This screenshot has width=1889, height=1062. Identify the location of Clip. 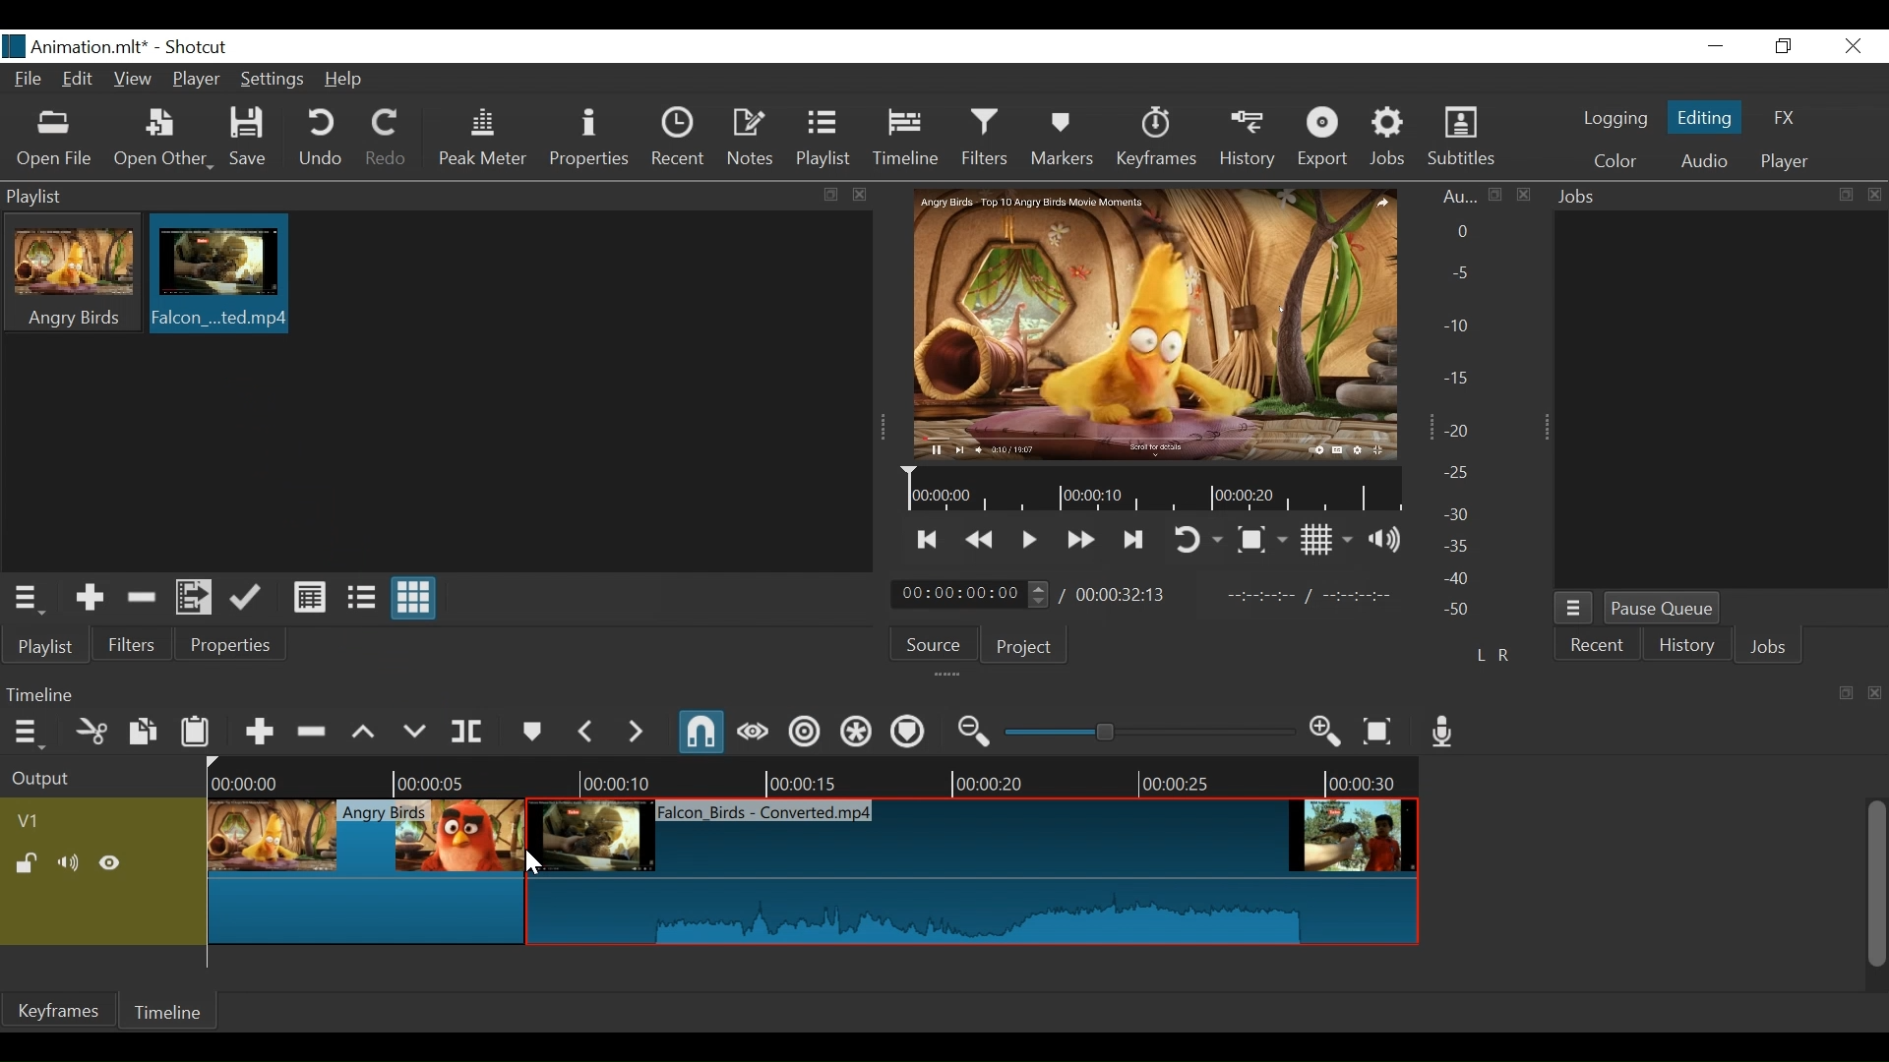
(970, 873).